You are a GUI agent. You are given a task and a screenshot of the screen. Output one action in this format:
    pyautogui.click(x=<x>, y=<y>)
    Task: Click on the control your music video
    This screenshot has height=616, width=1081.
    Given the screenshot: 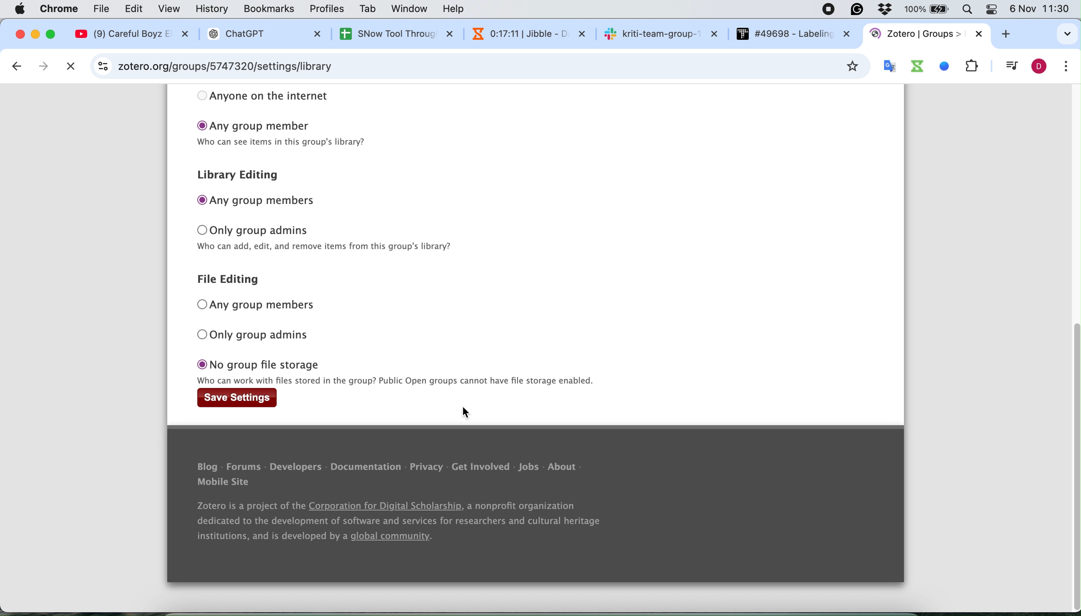 What is the action you would take?
    pyautogui.click(x=1009, y=66)
    